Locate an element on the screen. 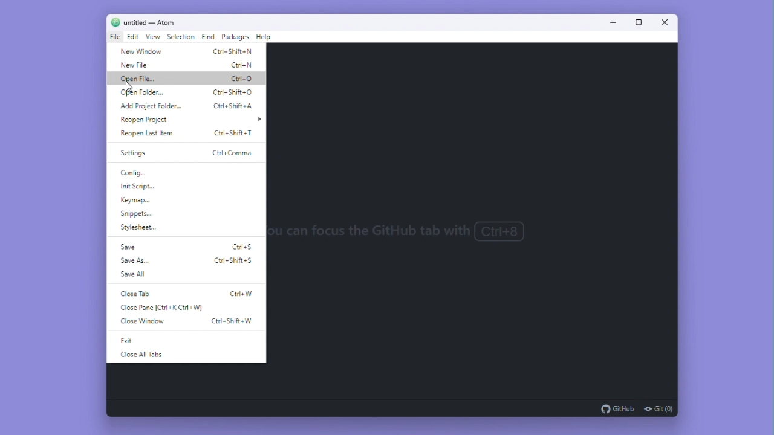 The height and width of the screenshot is (435, 774). Exit is located at coordinates (131, 341).